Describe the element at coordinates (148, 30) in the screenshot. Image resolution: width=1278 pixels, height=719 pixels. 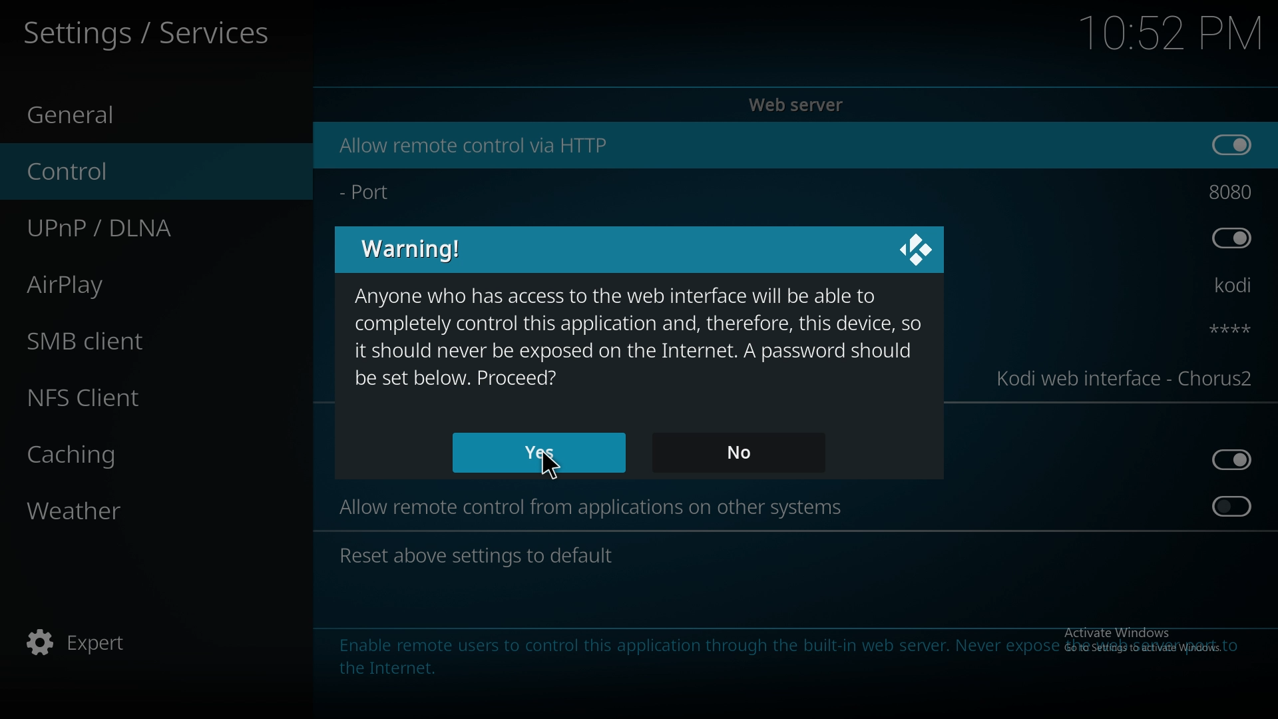
I see `services` at that location.